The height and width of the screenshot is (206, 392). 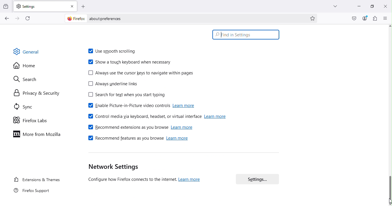 What do you see at coordinates (384, 6) in the screenshot?
I see `close` at bounding box center [384, 6].